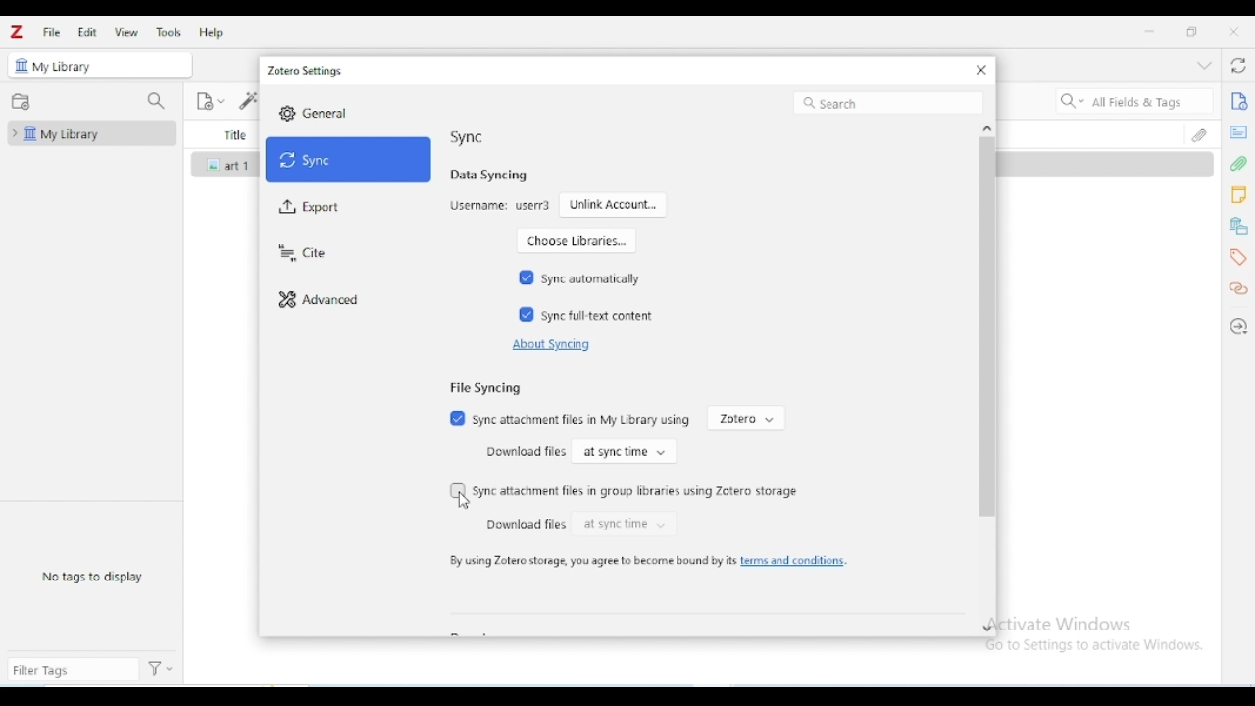 The image size is (1255, 706). What do you see at coordinates (582, 420) in the screenshot?
I see `sync attachment files in My library using` at bounding box center [582, 420].